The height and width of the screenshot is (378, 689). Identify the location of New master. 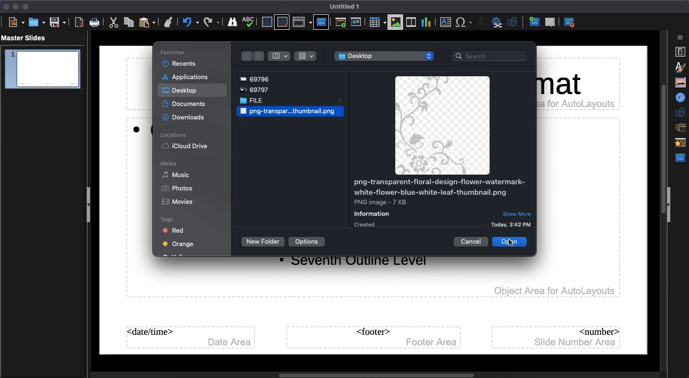
(533, 23).